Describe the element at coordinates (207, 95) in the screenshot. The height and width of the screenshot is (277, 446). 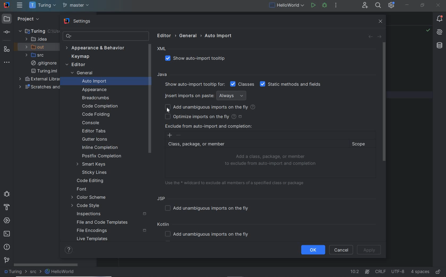
I see `INSERT IMPORTS ON PASTE:ALWAYS` at that location.